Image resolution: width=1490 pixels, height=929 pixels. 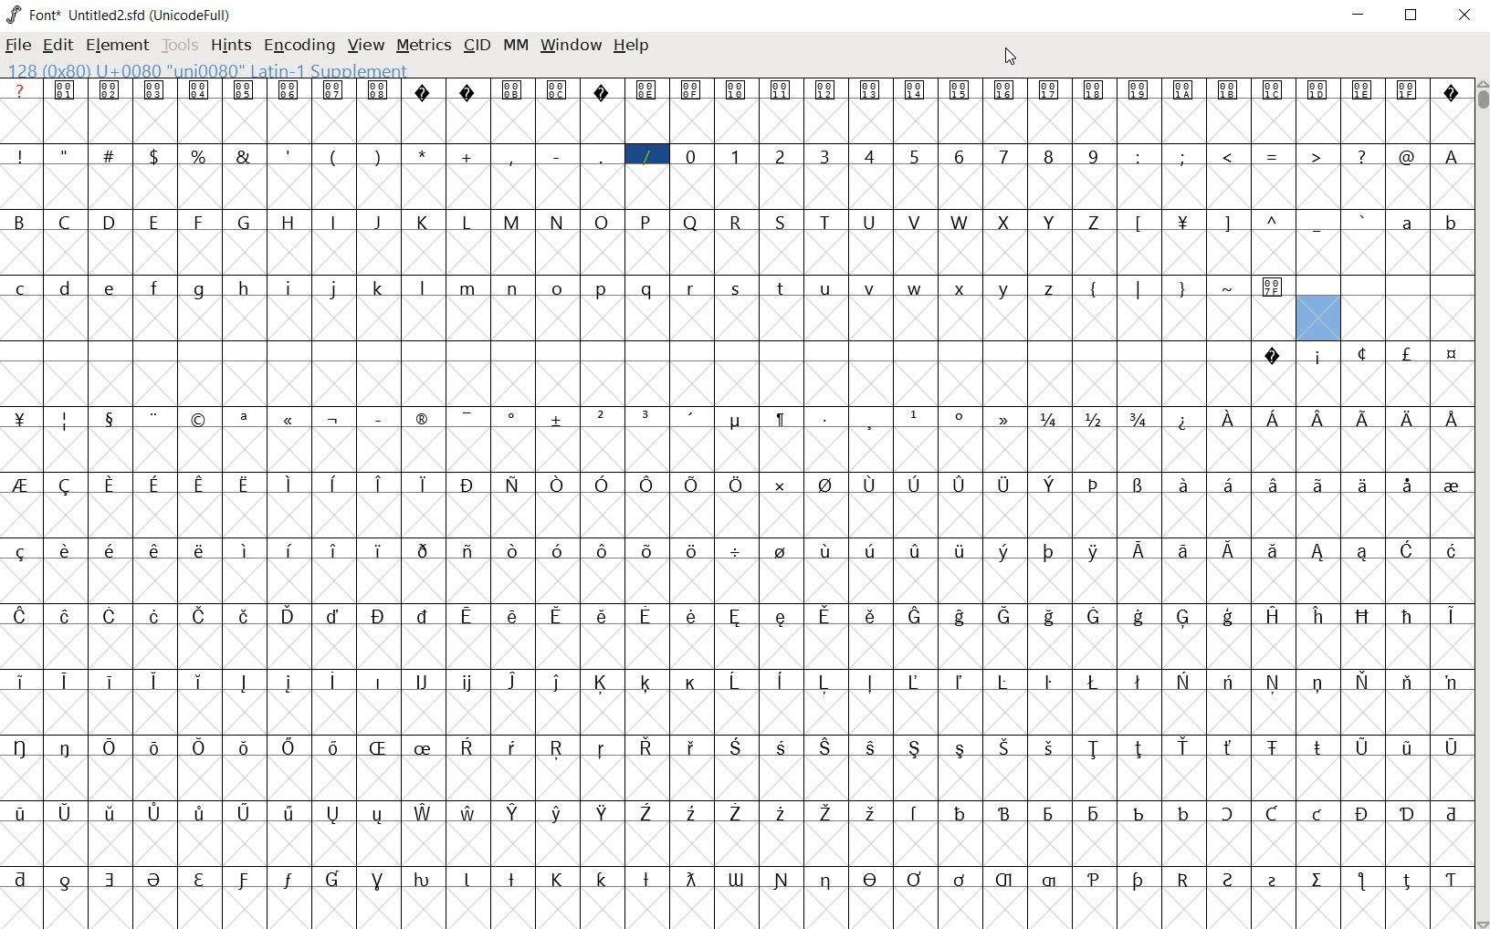 What do you see at coordinates (211, 69) in the screenshot?
I see `GLYPHY INFO` at bounding box center [211, 69].